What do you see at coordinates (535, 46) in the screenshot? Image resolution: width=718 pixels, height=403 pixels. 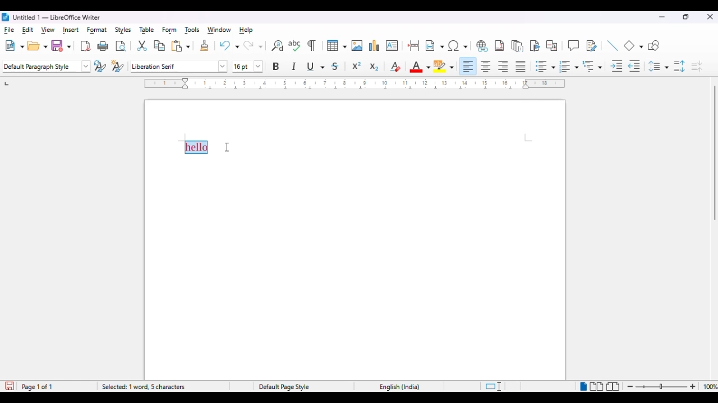 I see `insert bookmark` at bounding box center [535, 46].